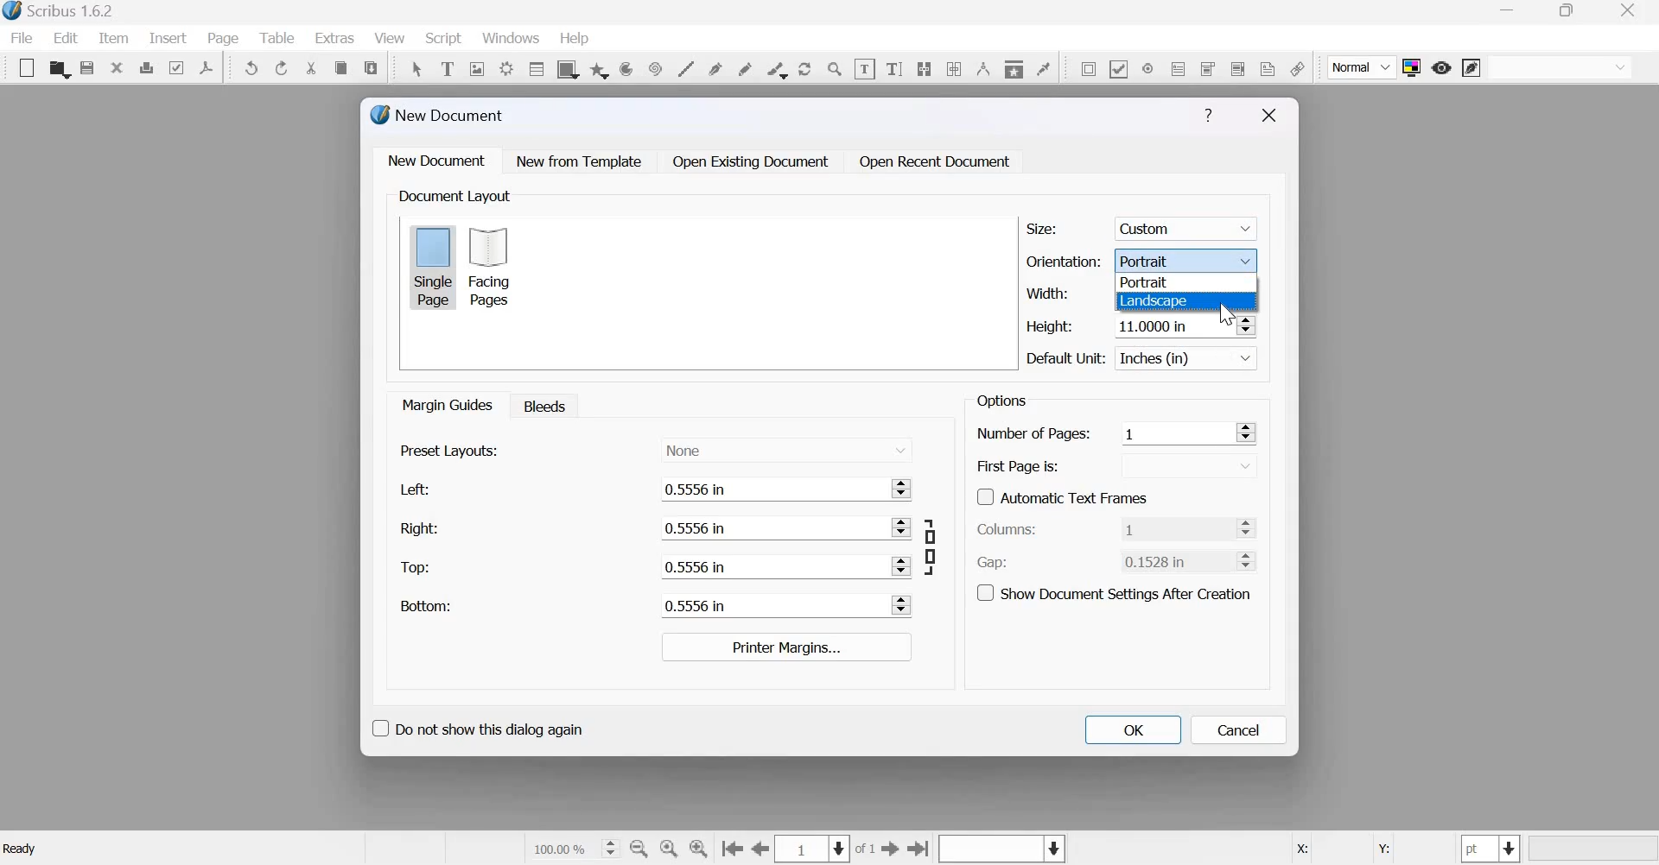 This screenshot has height=865, width=1659. What do you see at coordinates (919, 848) in the screenshot?
I see `Go to the last page` at bounding box center [919, 848].